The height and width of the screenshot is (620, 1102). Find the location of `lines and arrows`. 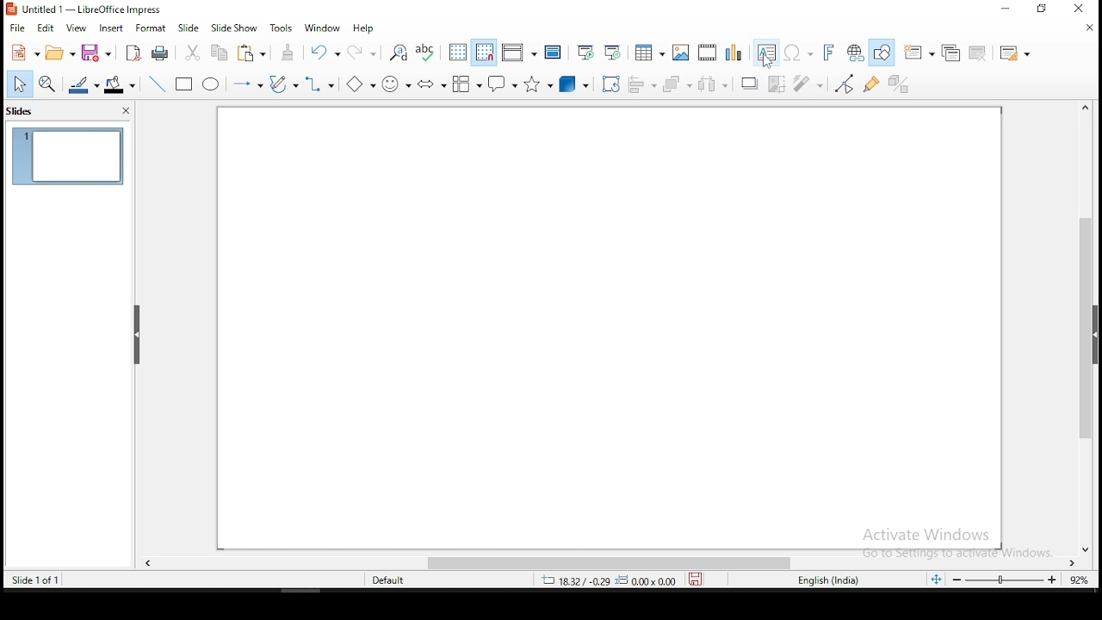

lines and arrows is located at coordinates (250, 84).